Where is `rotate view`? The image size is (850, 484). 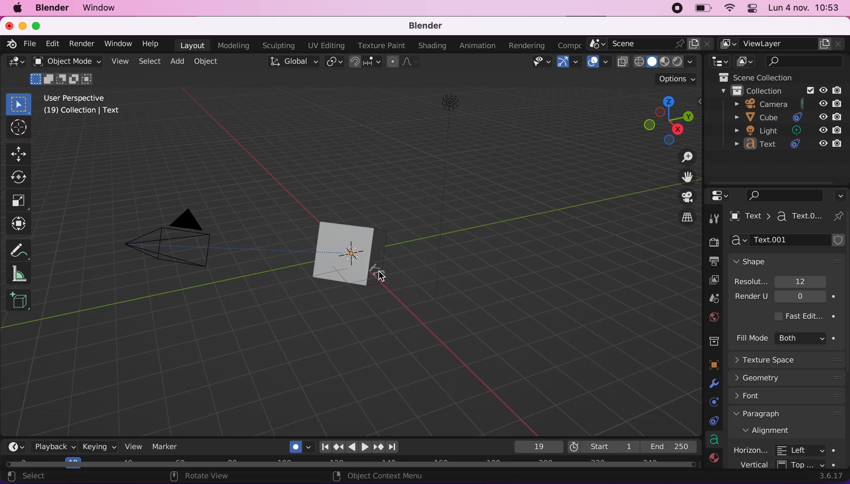
rotate view is located at coordinates (221, 477).